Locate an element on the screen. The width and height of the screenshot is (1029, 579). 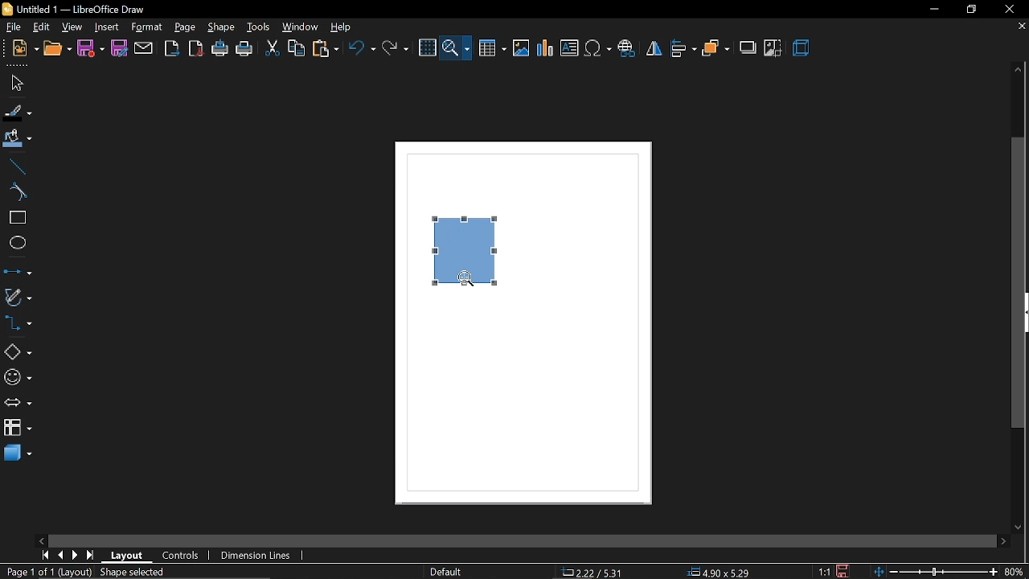
tools is located at coordinates (259, 28).